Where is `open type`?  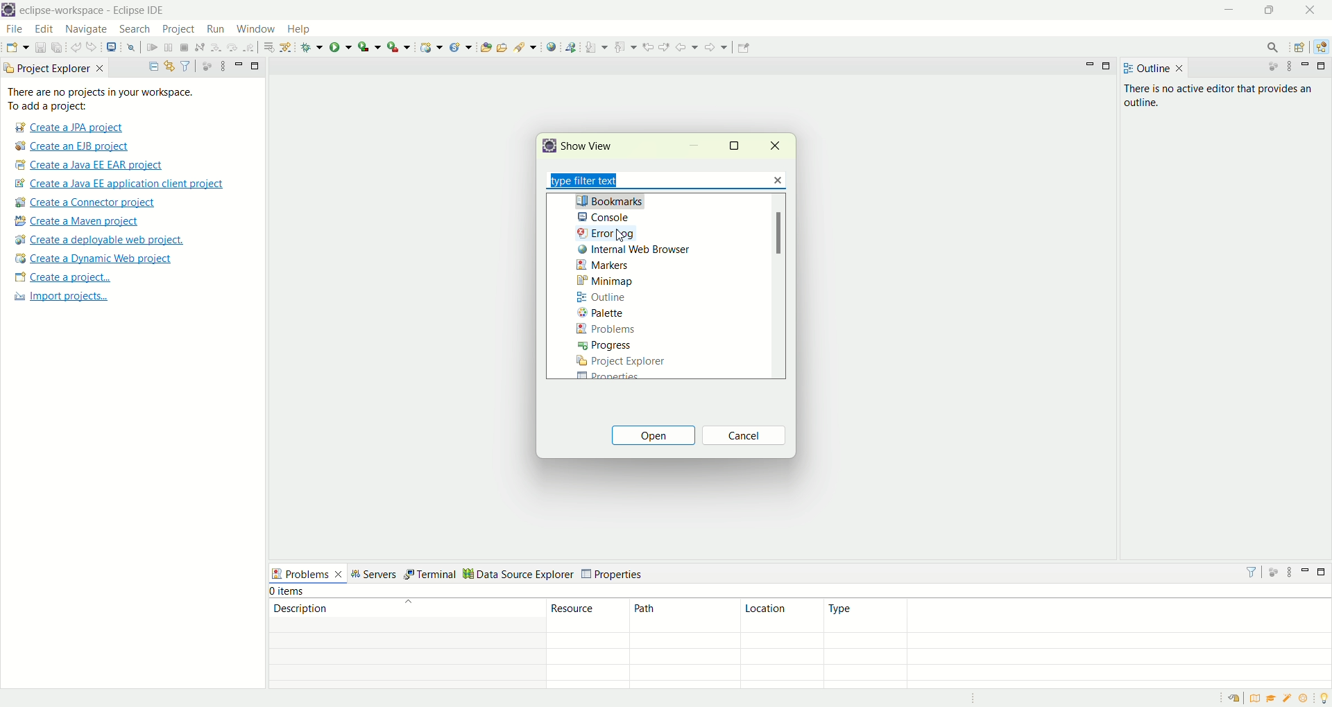 open type is located at coordinates (485, 46).